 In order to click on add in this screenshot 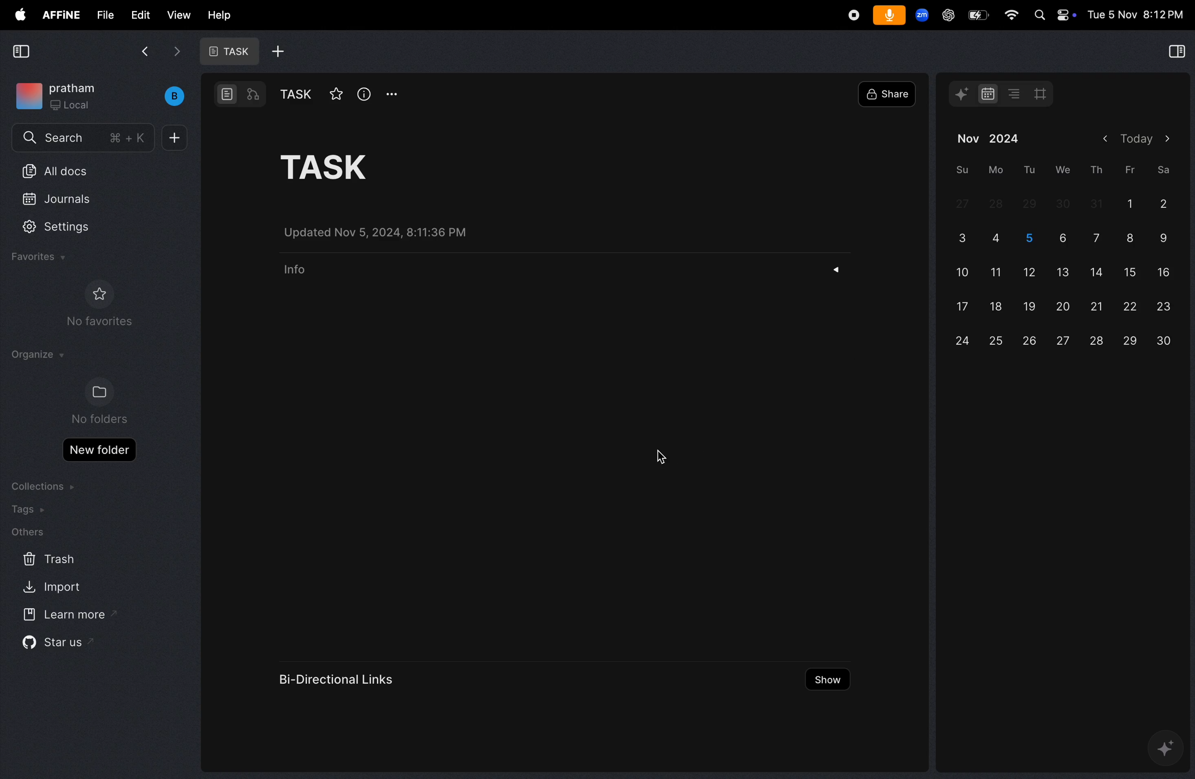, I will do `click(176, 138)`.